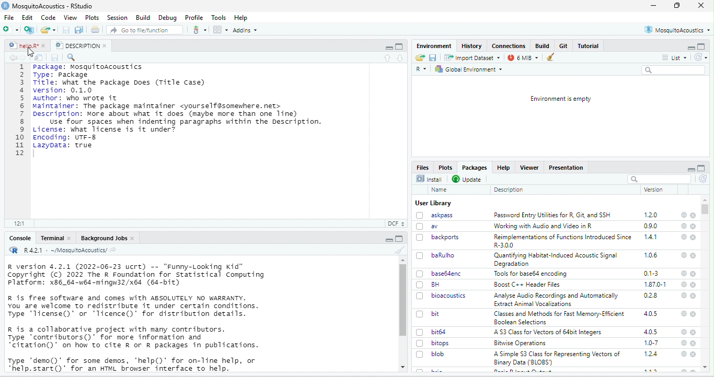 The image size is (714, 377). What do you see at coordinates (435, 255) in the screenshot?
I see `baRulho` at bounding box center [435, 255].